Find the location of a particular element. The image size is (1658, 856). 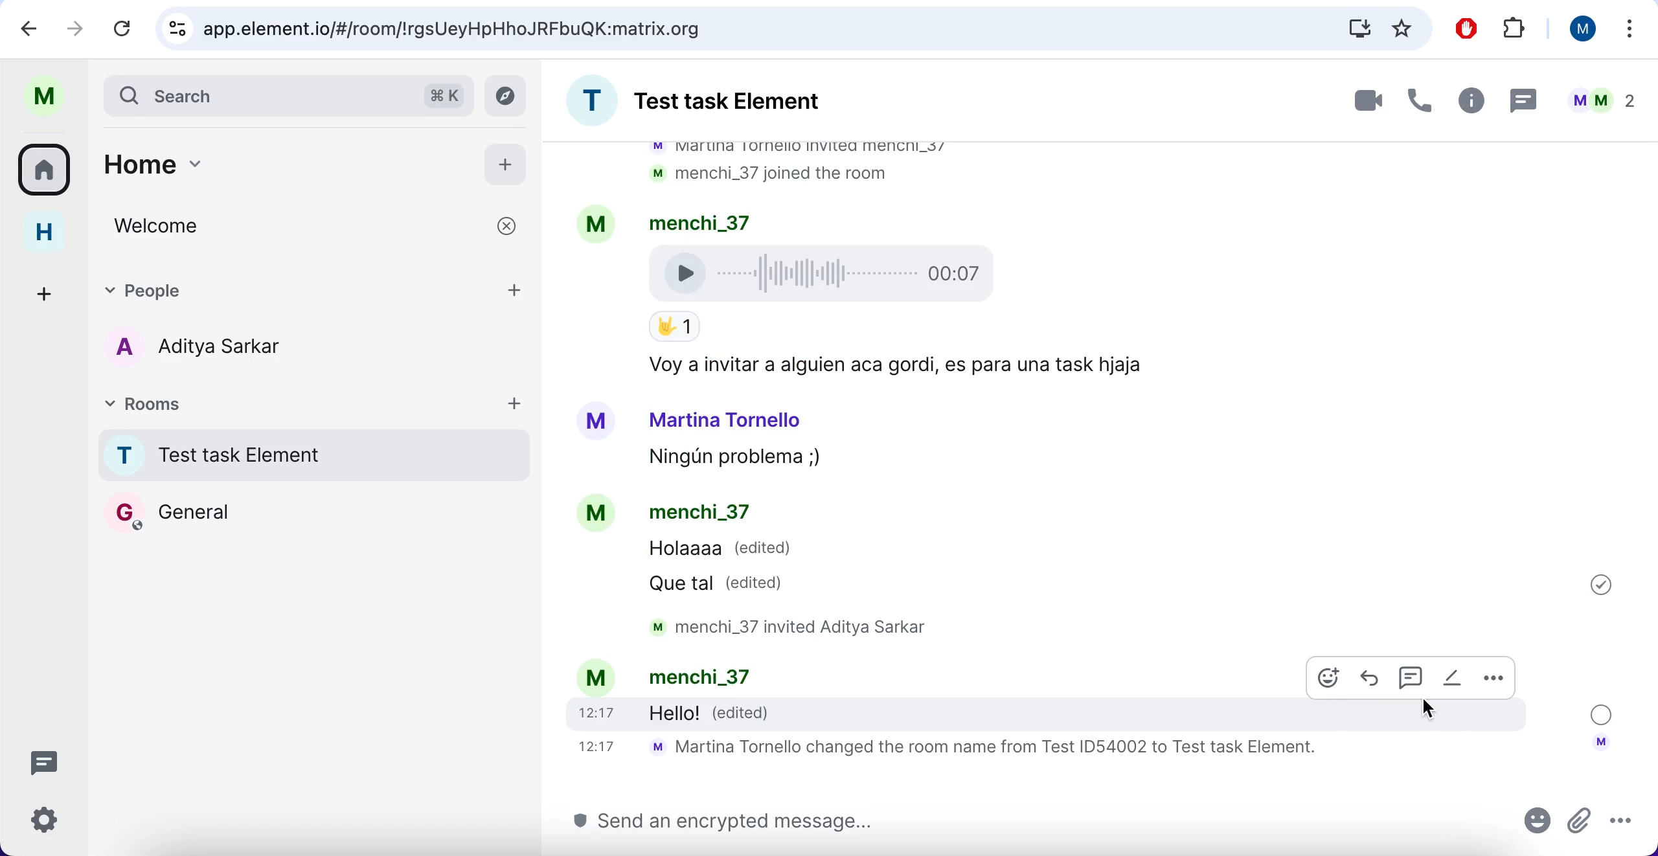

chat member is located at coordinates (209, 348).